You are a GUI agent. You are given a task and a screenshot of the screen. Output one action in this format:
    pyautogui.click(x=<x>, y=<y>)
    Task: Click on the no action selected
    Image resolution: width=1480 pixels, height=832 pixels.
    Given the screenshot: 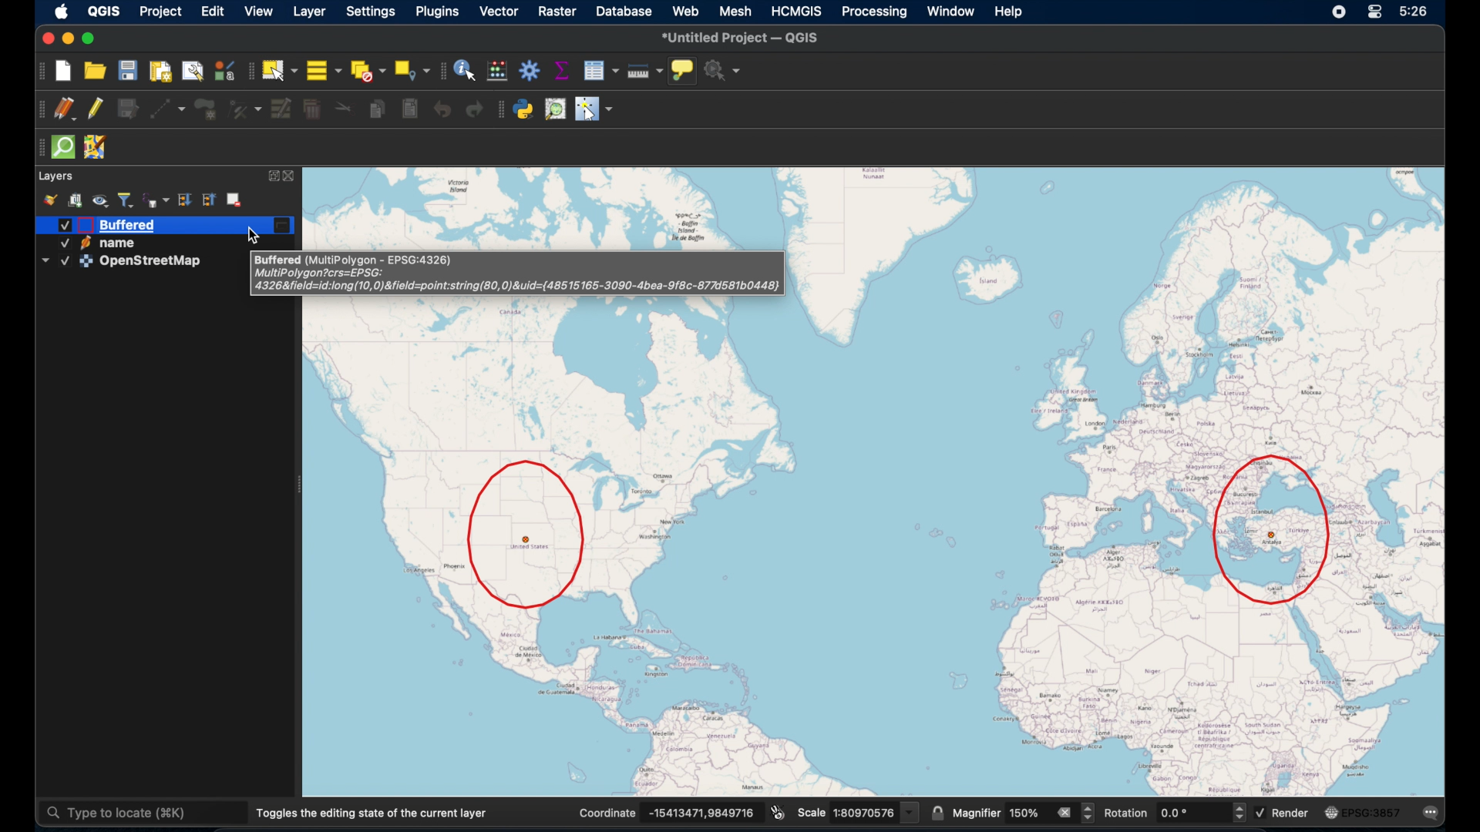 What is the action you would take?
    pyautogui.click(x=723, y=70)
    